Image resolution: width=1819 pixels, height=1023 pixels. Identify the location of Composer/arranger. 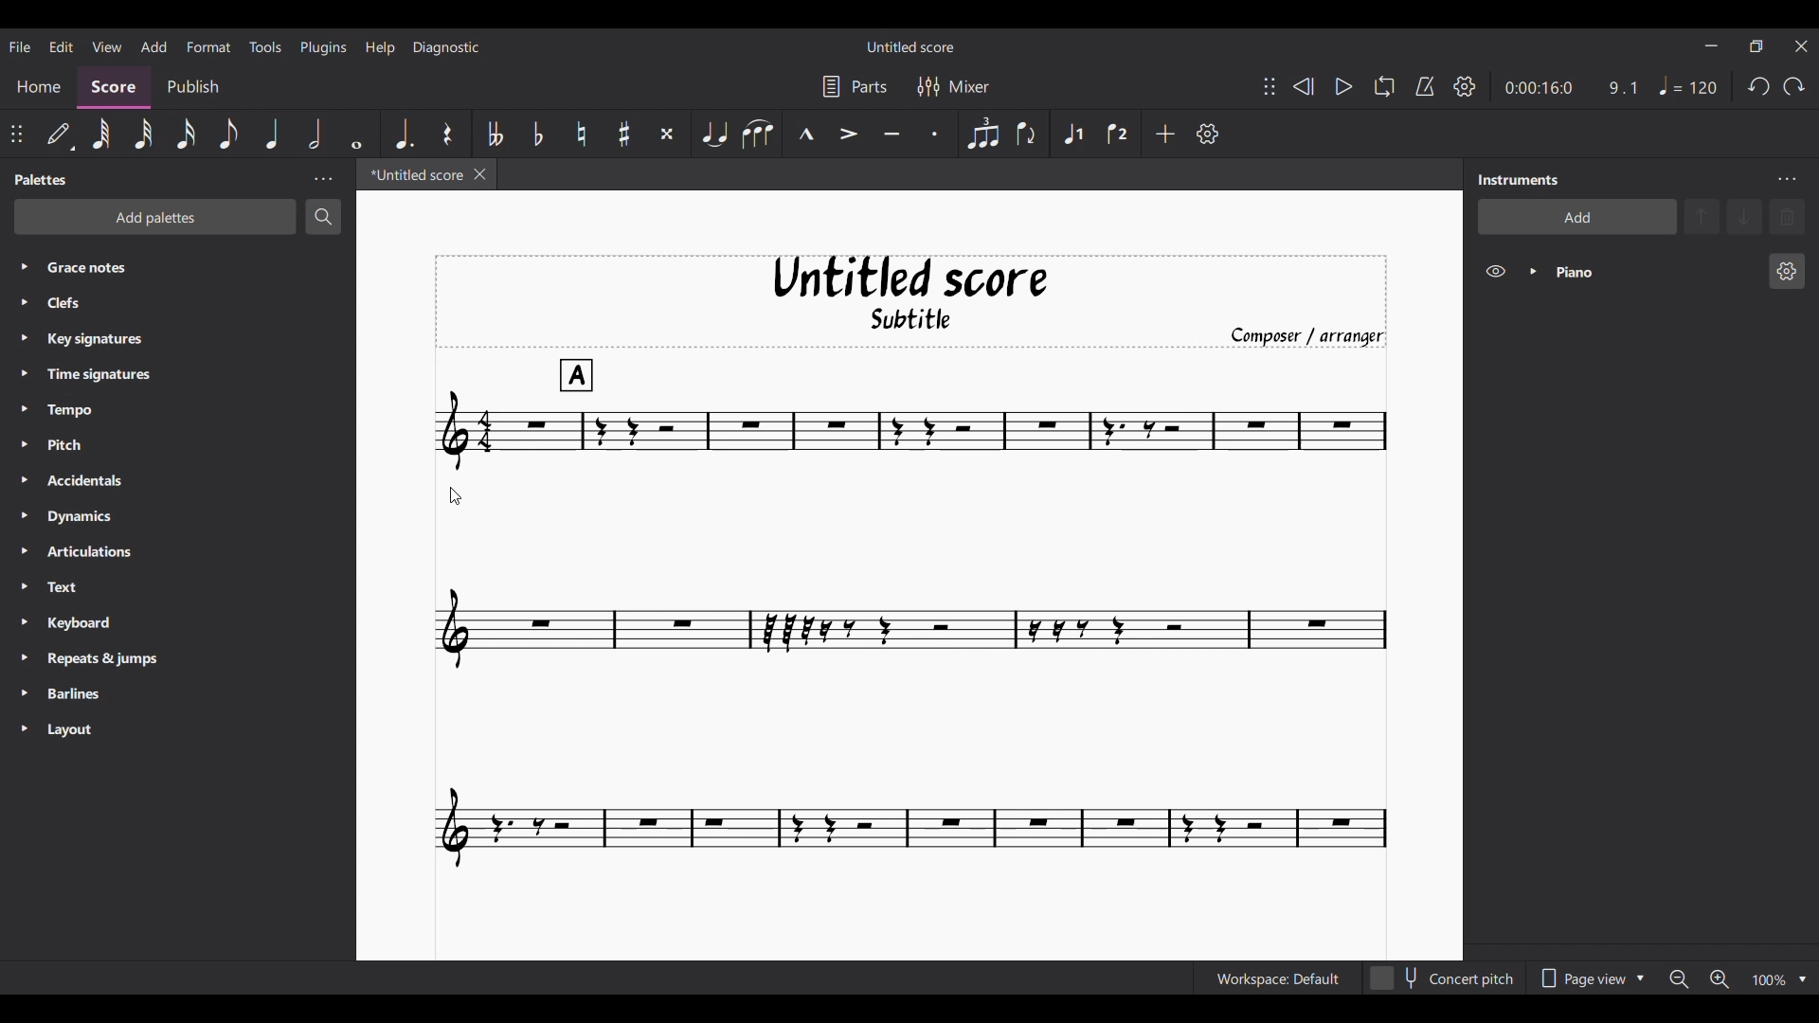
(1306, 334).